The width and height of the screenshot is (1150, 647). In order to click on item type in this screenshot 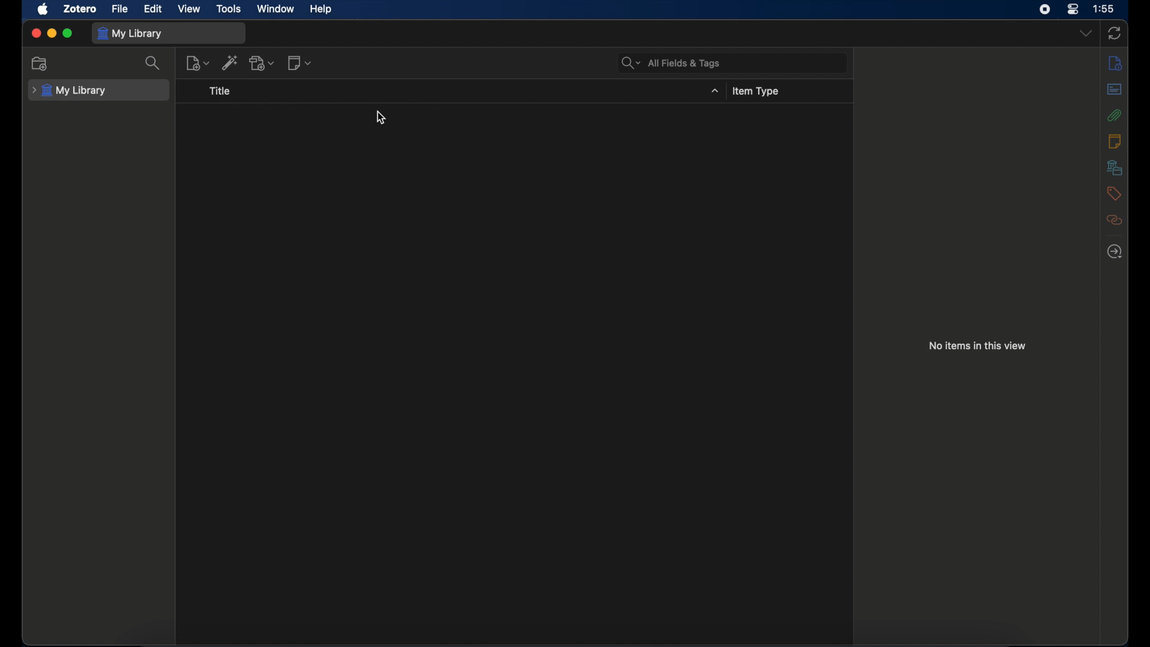, I will do `click(755, 92)`.